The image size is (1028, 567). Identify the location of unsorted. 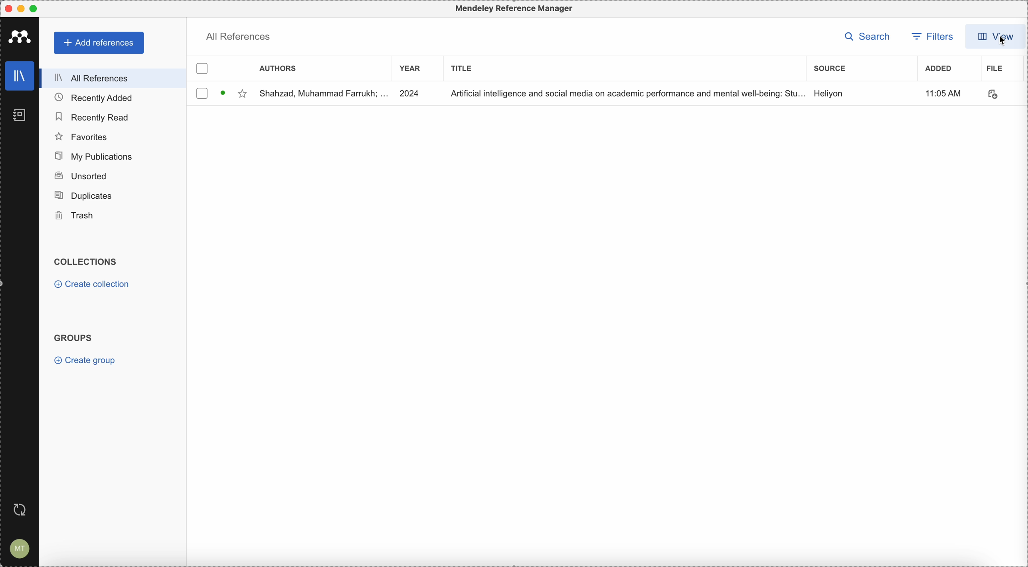
(80, 175).